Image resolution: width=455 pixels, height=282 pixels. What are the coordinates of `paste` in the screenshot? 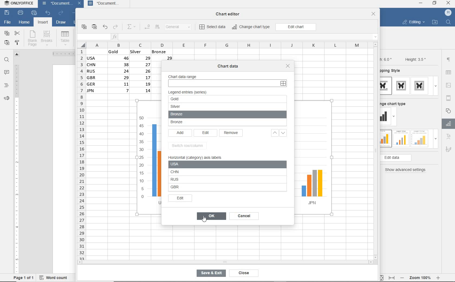 It's located at (7, 43).